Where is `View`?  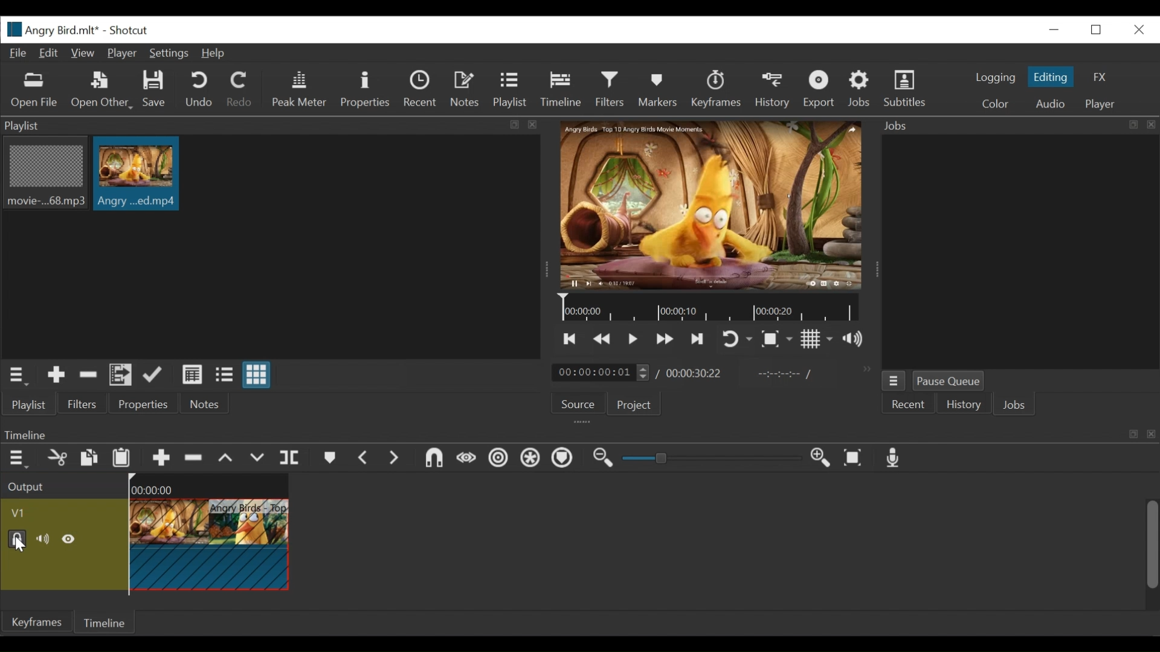 View is located at coordinates (84, 54).